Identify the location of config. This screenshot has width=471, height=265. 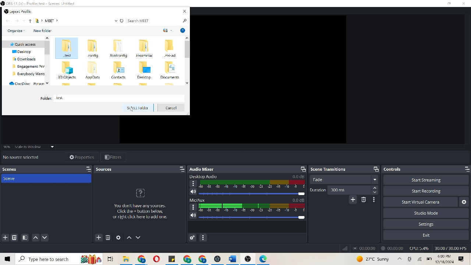
(91, 49).